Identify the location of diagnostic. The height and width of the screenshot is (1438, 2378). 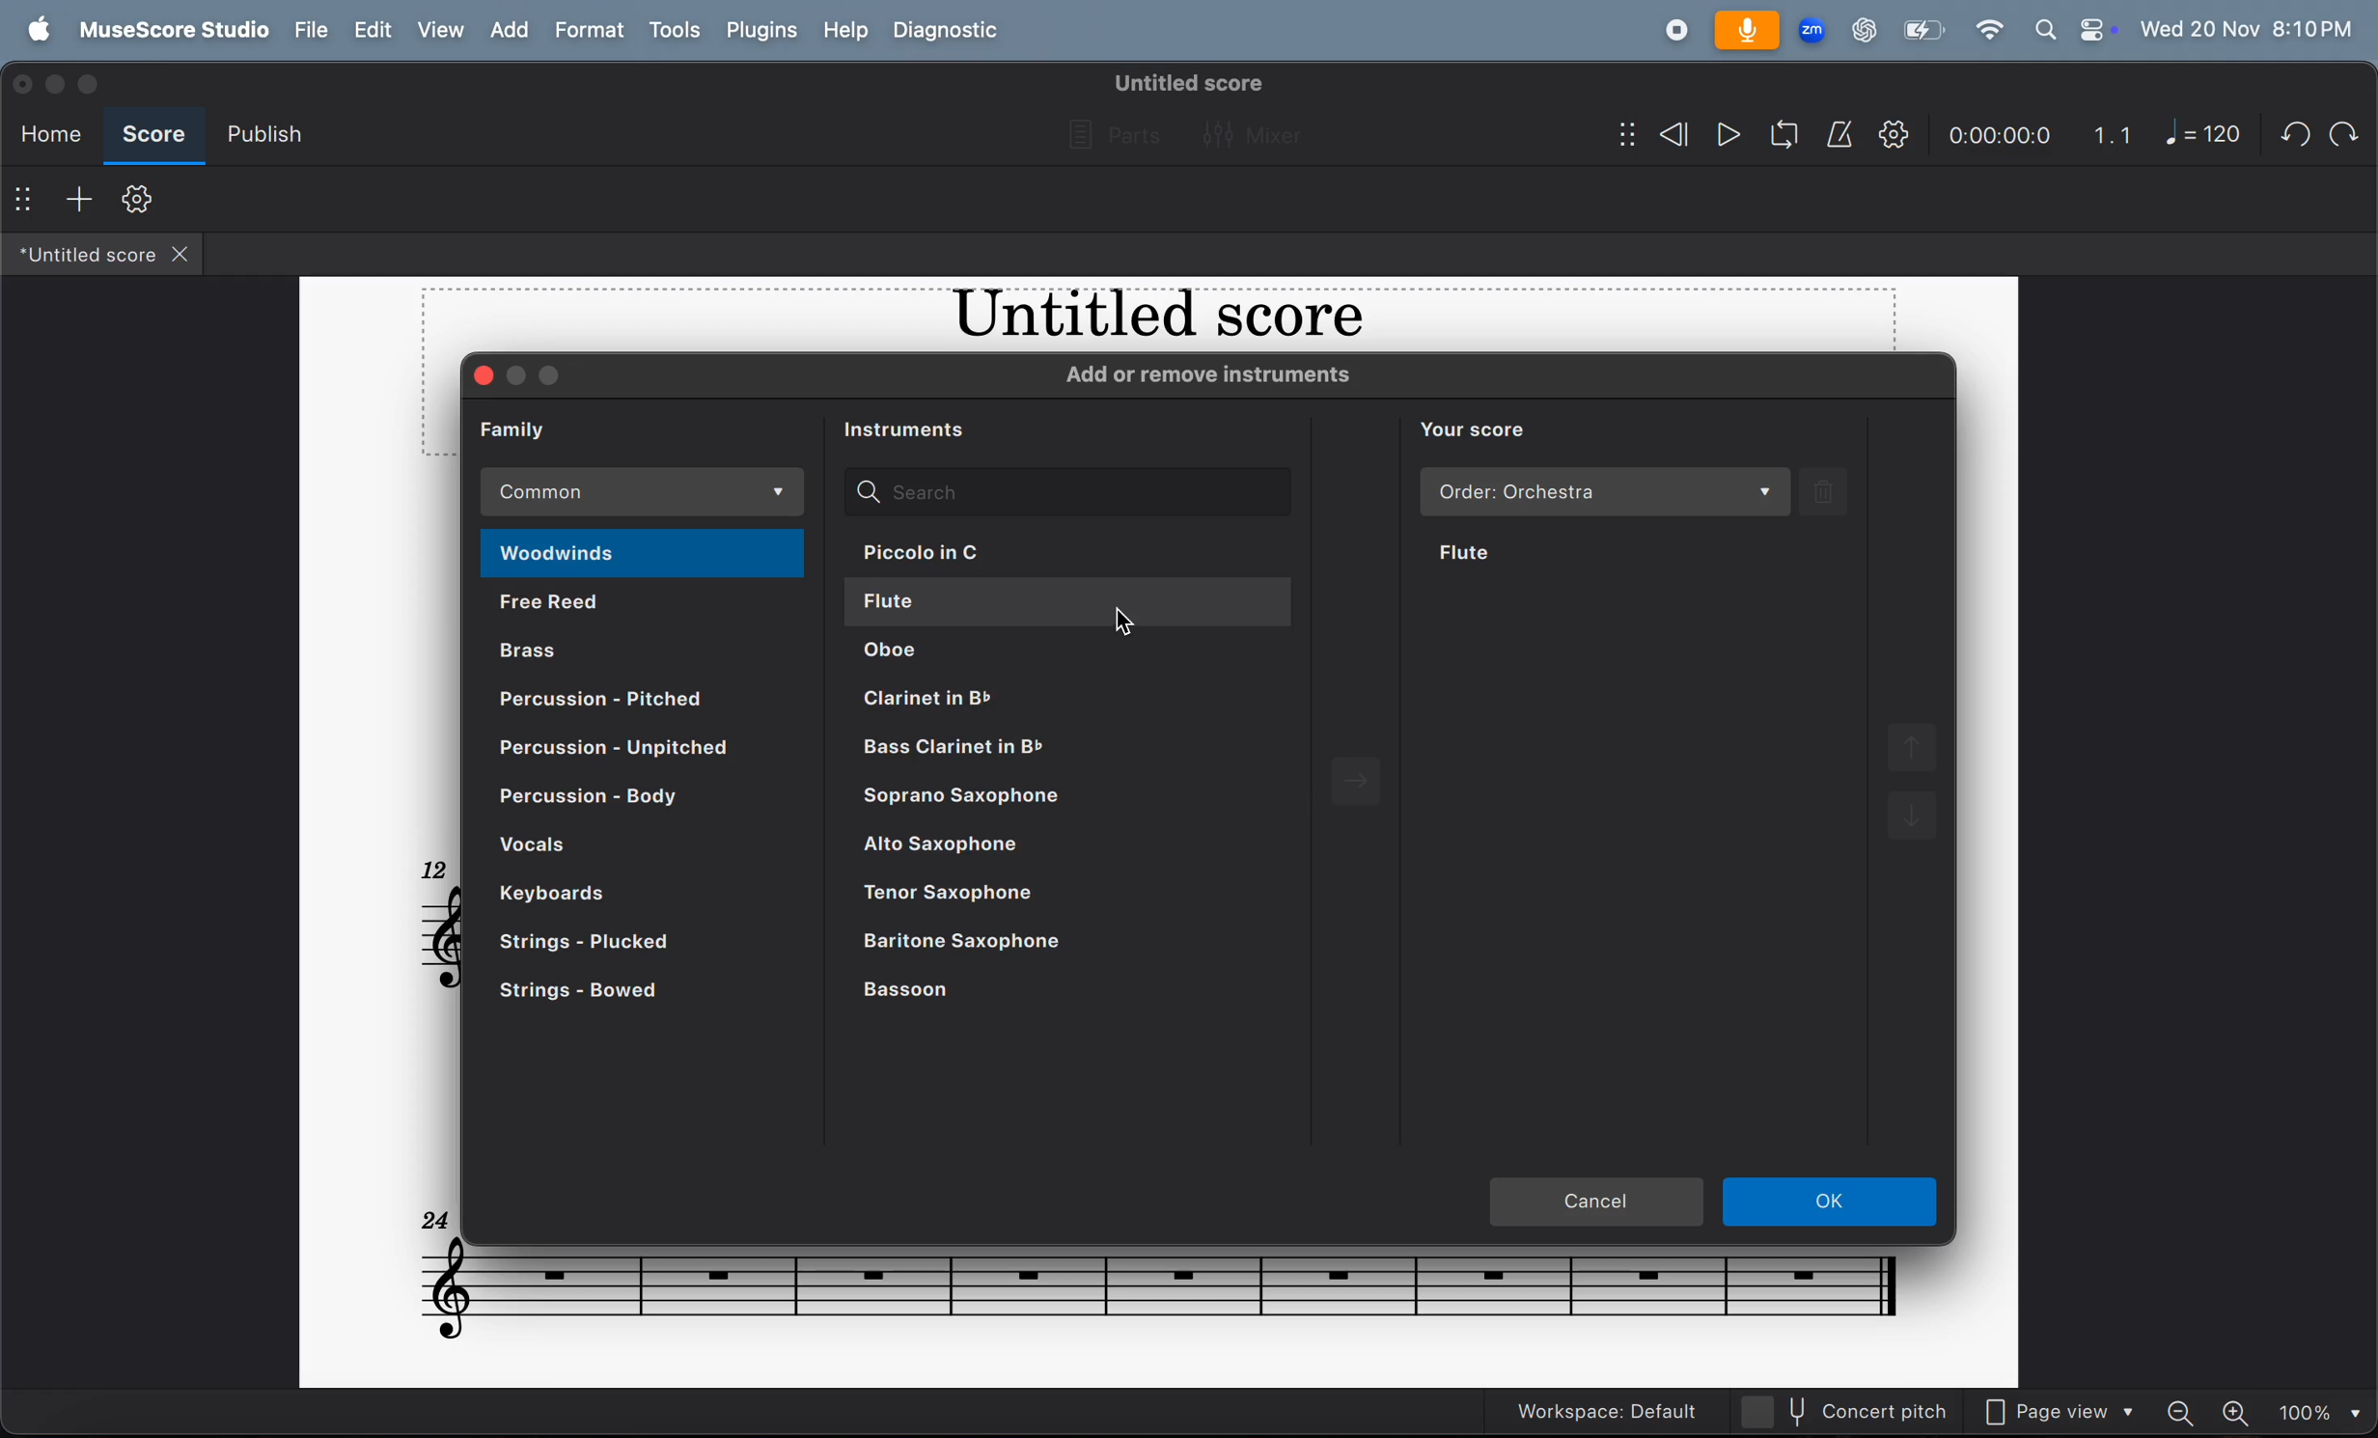
(949, 36).